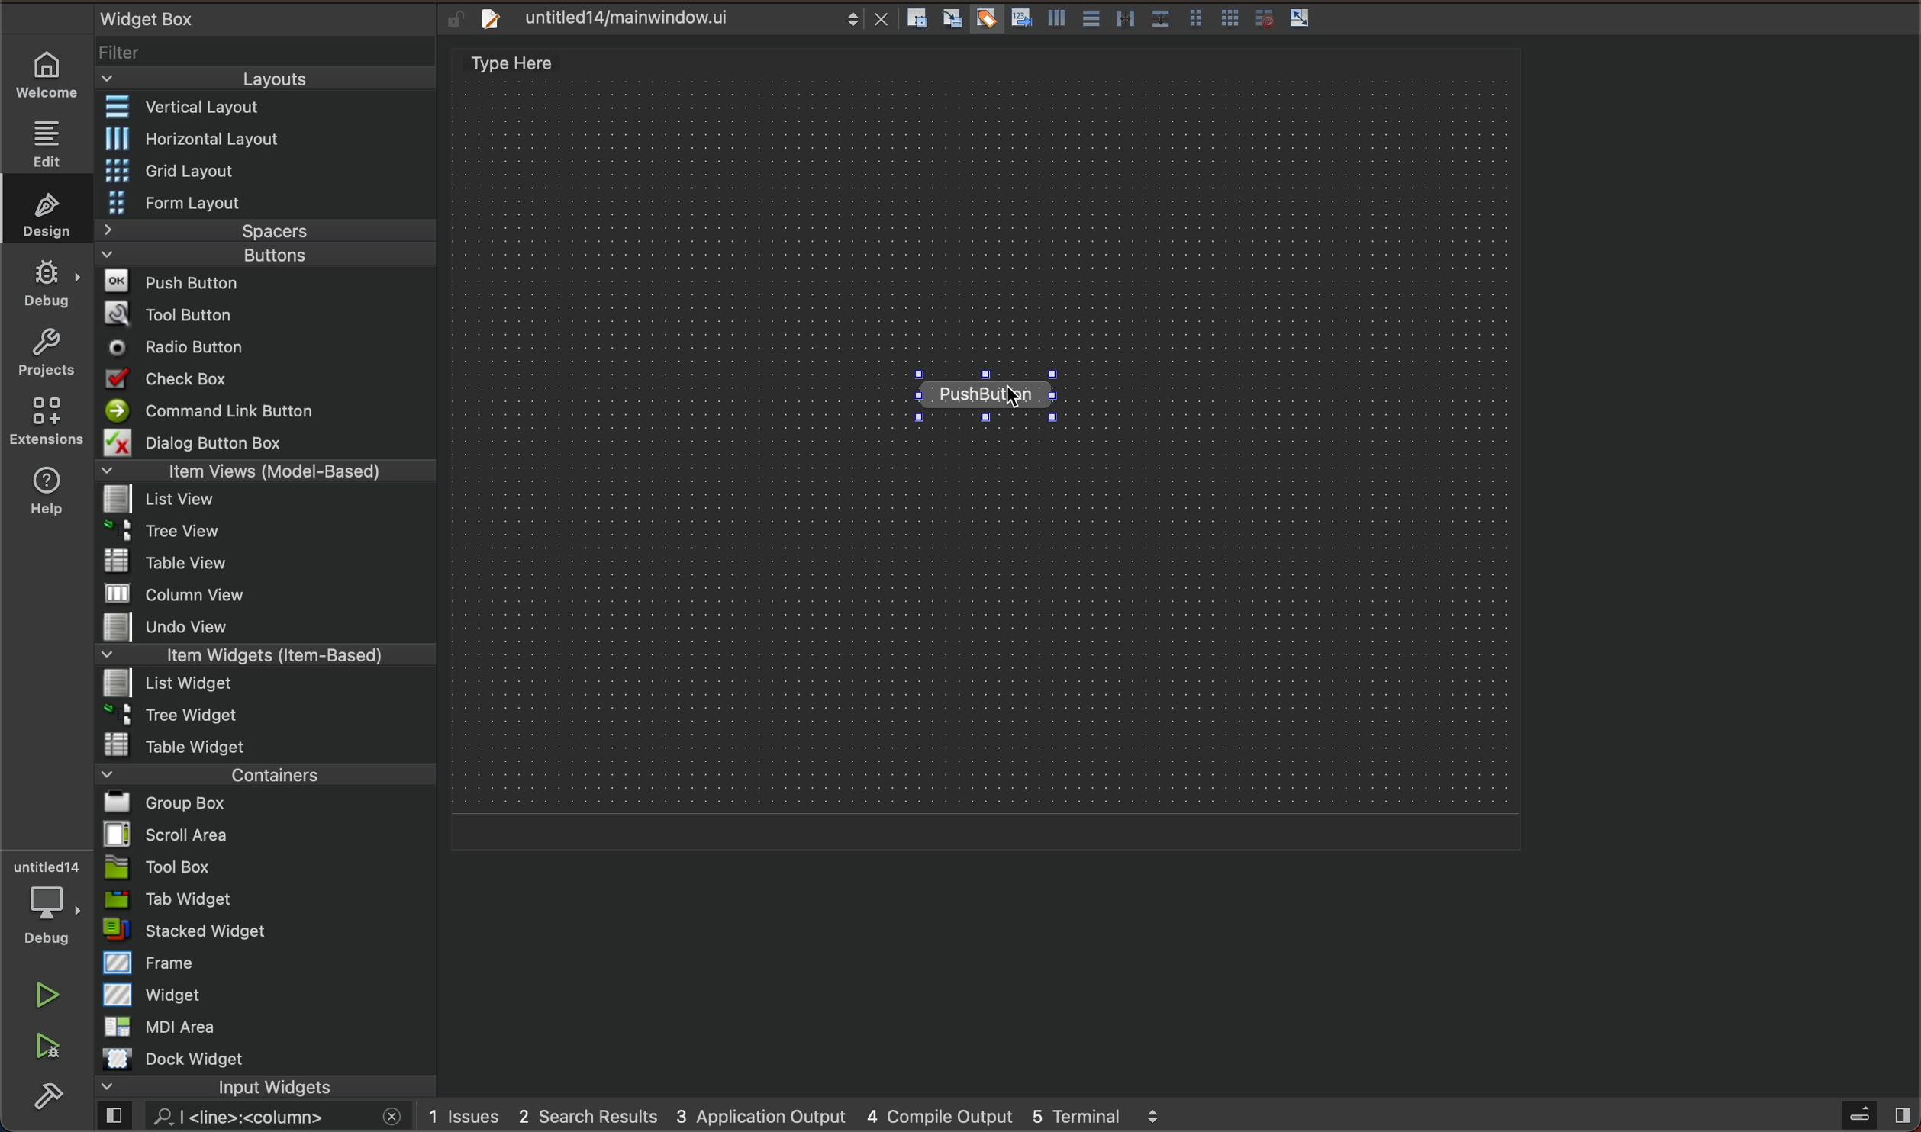  Describe the element at coordinates (267, 965) in the screenshot. I see `frame` at that location.